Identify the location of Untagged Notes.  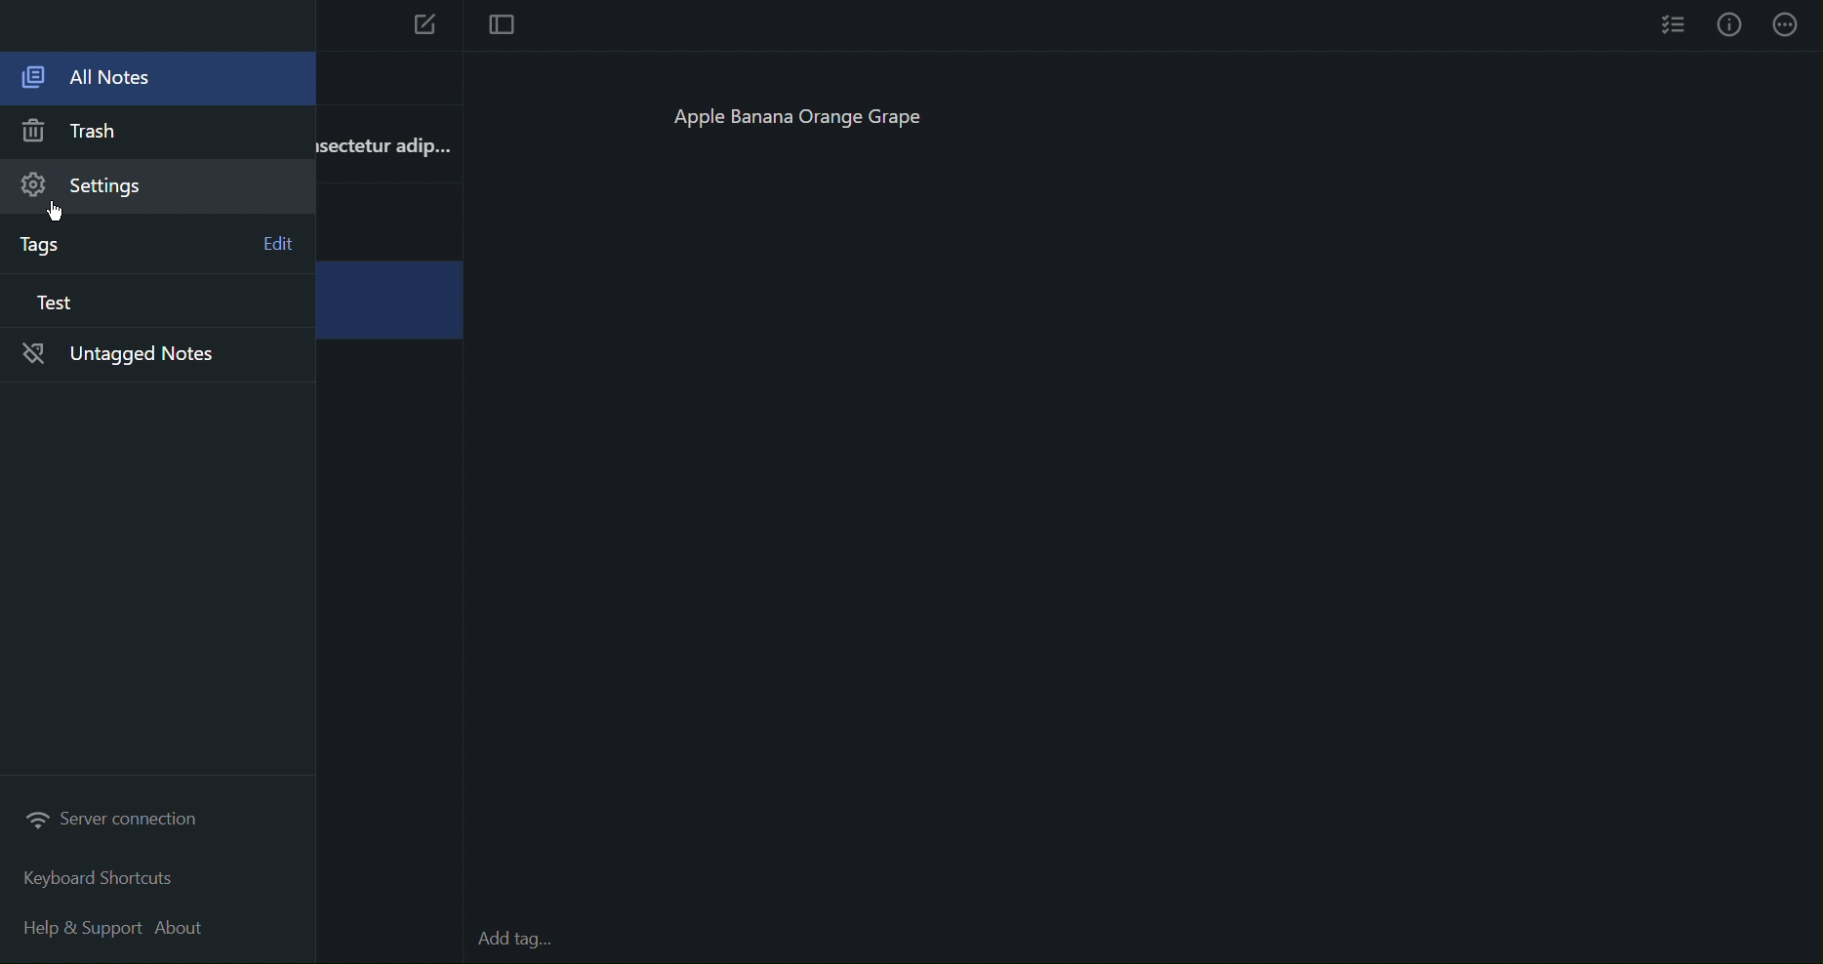
(142, 357).